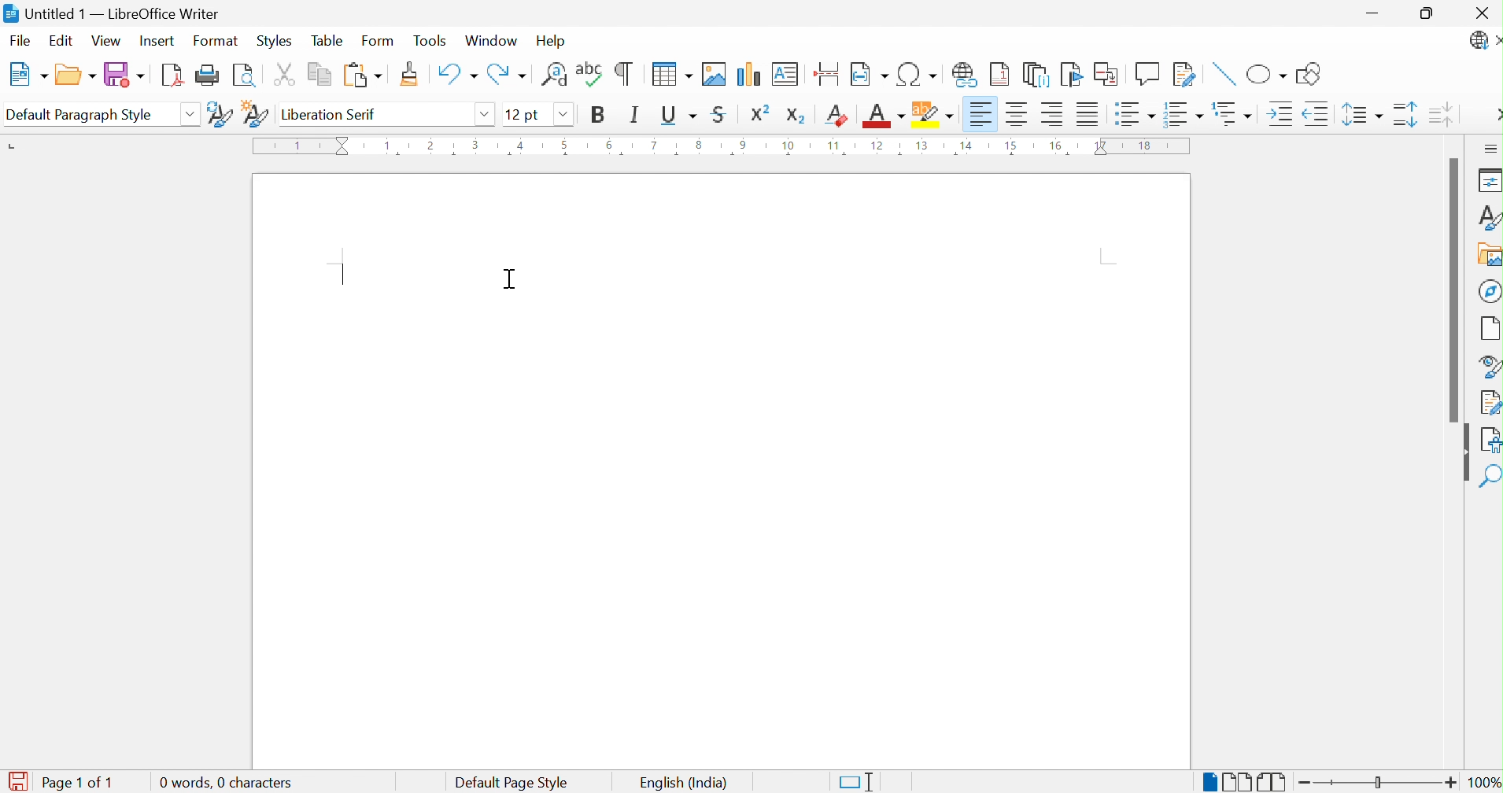 The image size is (1503, 793). I want to click on Styles, so click(1483, 216).